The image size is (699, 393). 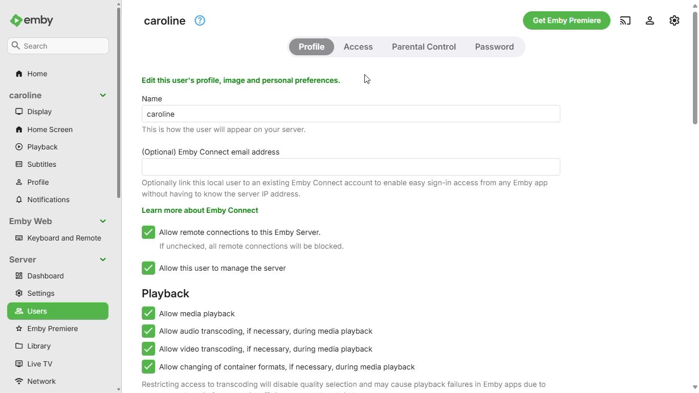 I want to click on if unchecked, all remote connections will be blocked., so click(x=251, y=246).